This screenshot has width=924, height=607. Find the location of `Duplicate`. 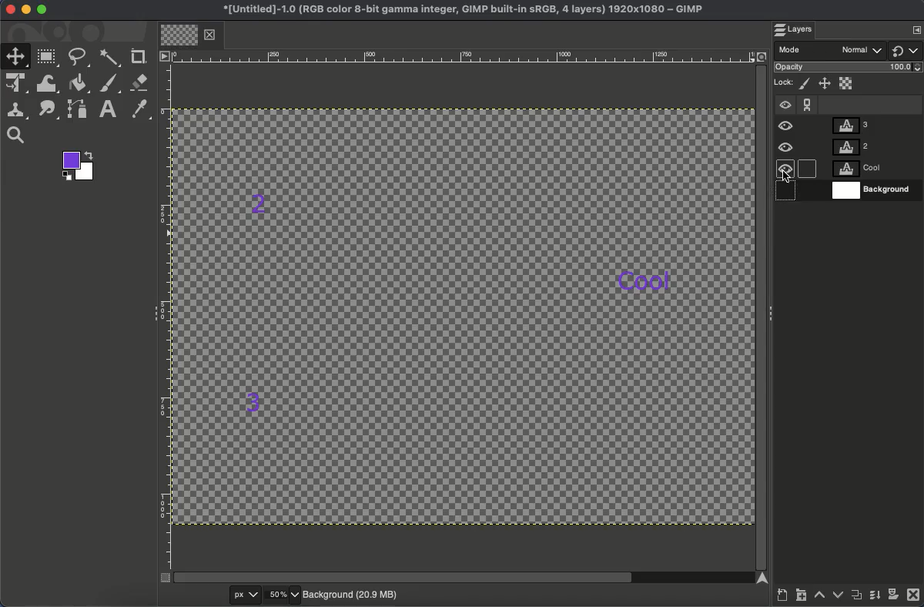

Duplicate is located at coordinates (857, 598).